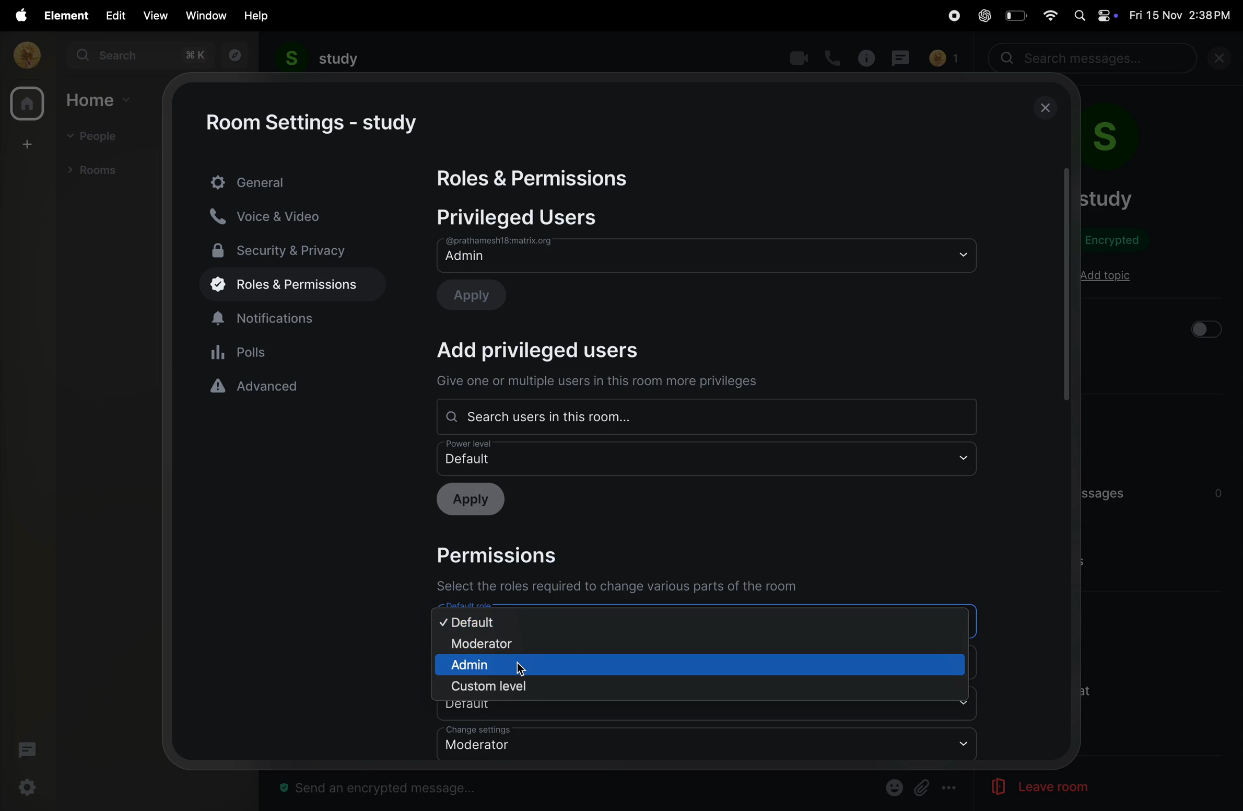 The width and height of the screenshot is (1243, 811). What do you see at coordinates (294, 317) in the screenshot?
I see `notifications` at bounding box center [294, 317].